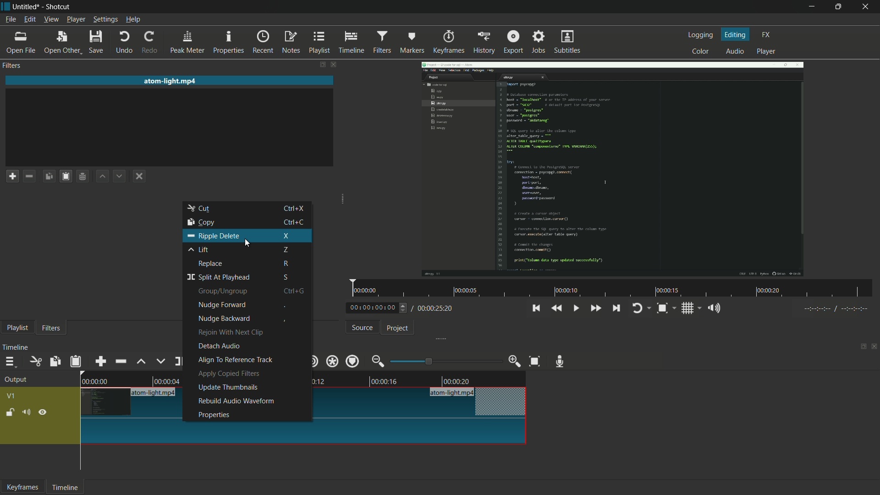 This screenshot has height=495, width=880. What do you see at coordinates (714, 308) in the screenshot?
I see `show volume control` at bounding box center [714, 308].